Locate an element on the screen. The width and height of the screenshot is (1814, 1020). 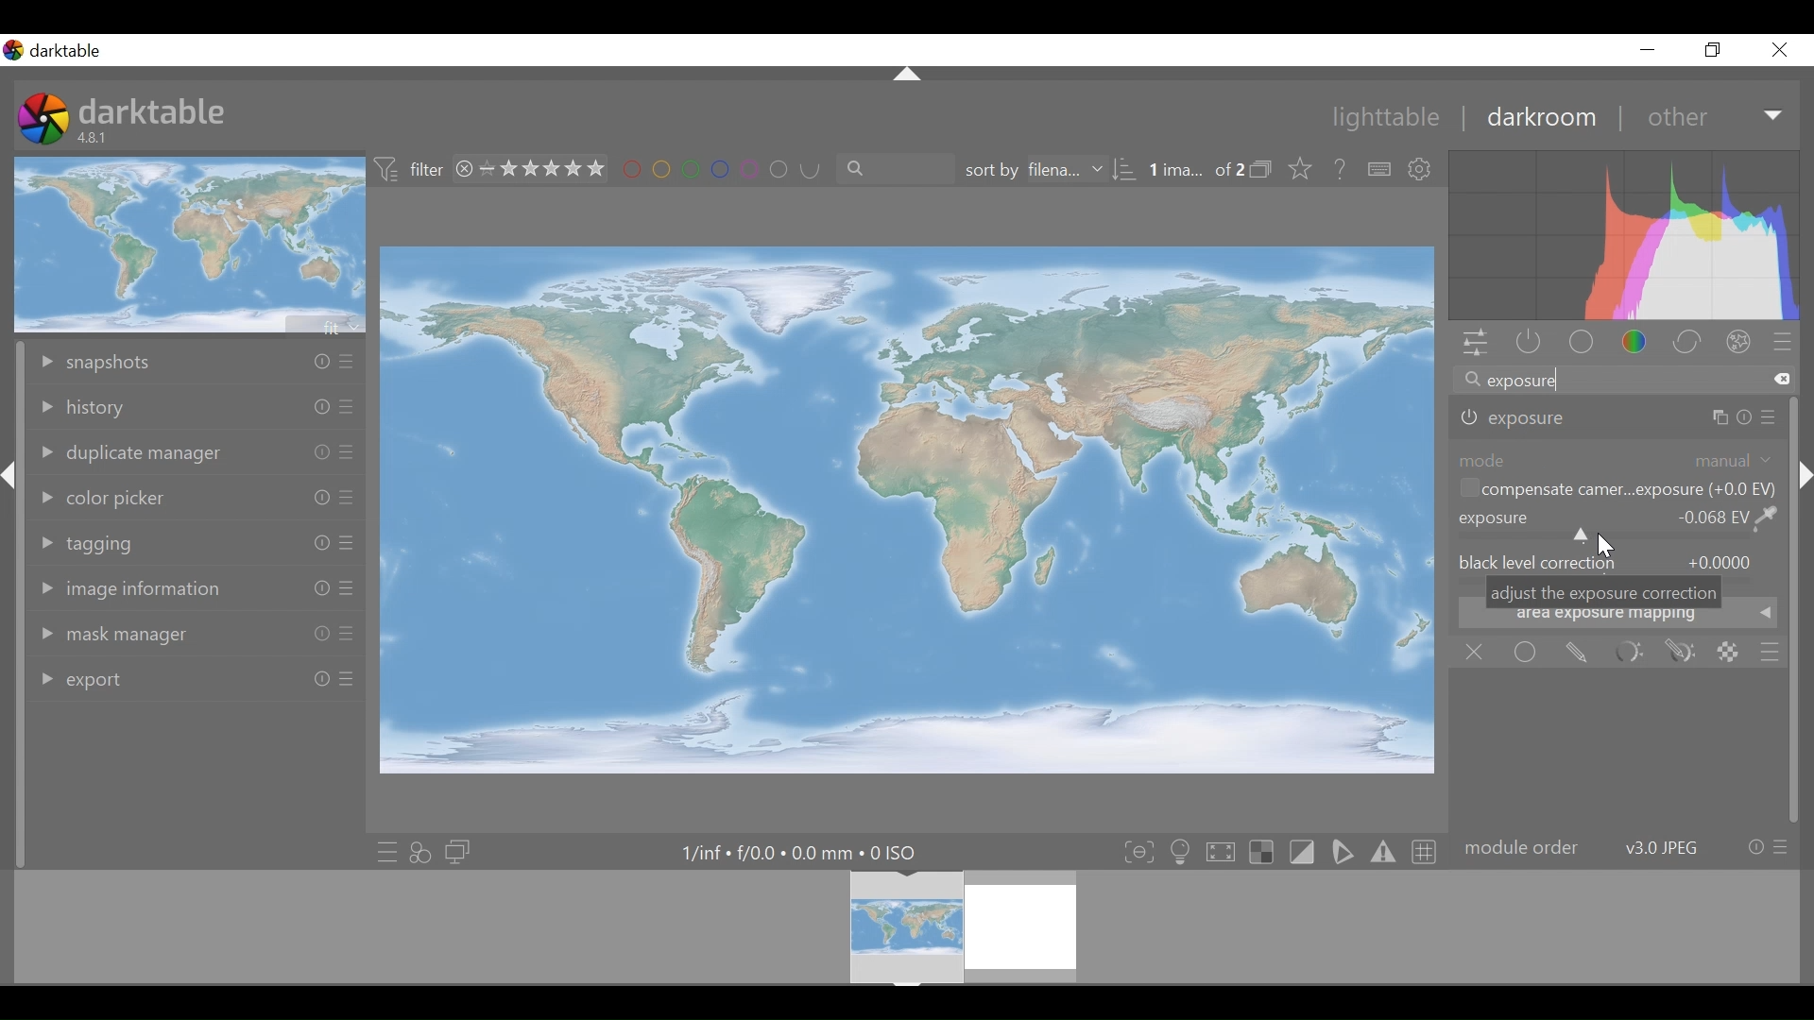
Help is located at coordinates (1340, 167).